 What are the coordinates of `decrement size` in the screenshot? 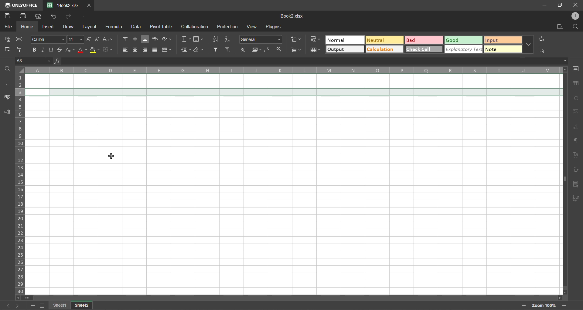 It's located at (97, 38).